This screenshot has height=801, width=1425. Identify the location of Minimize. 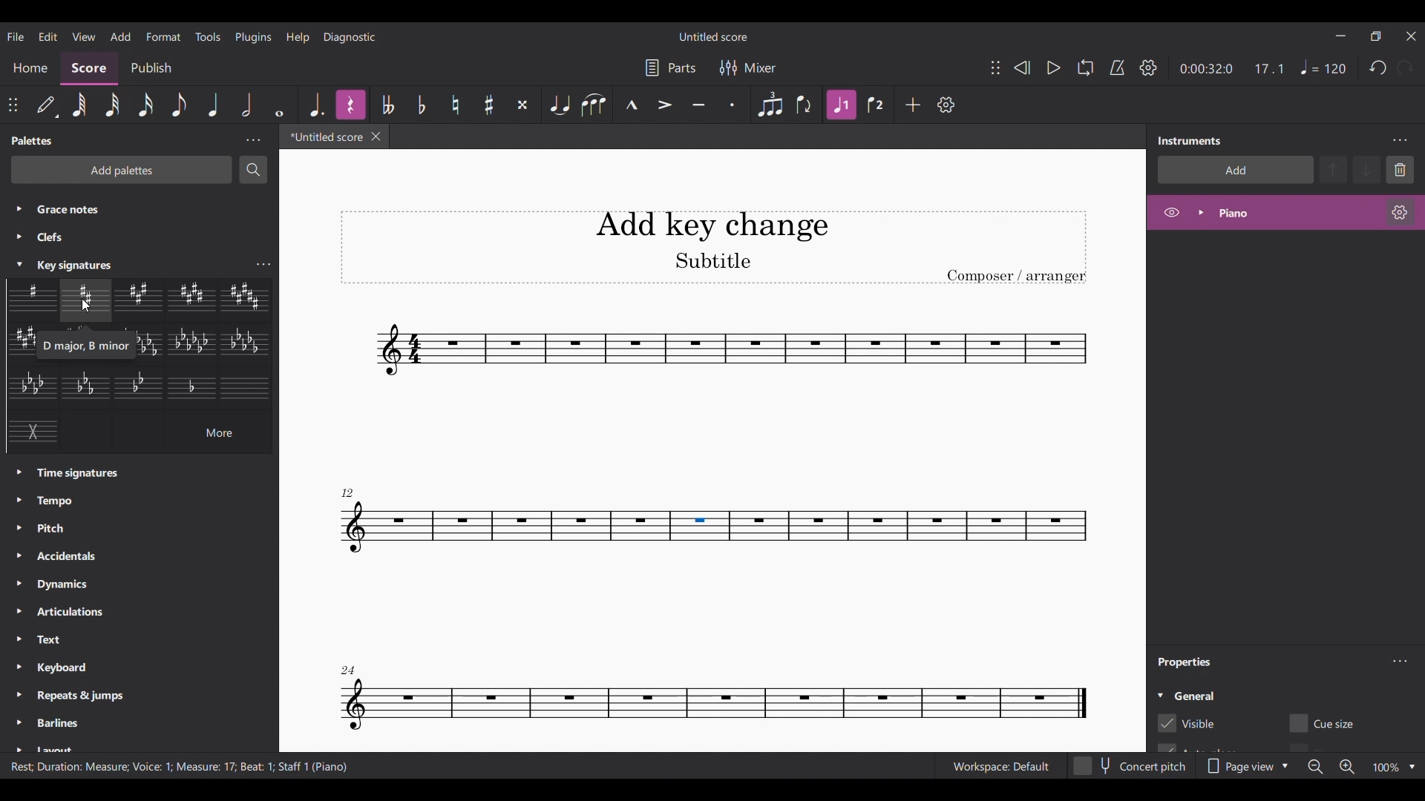
(1340, 36).